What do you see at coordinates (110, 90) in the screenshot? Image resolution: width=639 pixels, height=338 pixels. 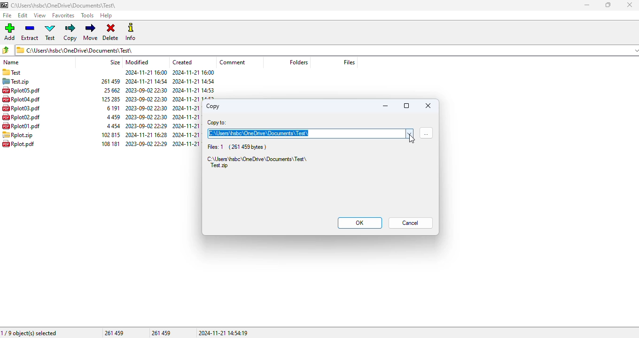 I see `size` at bounding box center [110, 90].